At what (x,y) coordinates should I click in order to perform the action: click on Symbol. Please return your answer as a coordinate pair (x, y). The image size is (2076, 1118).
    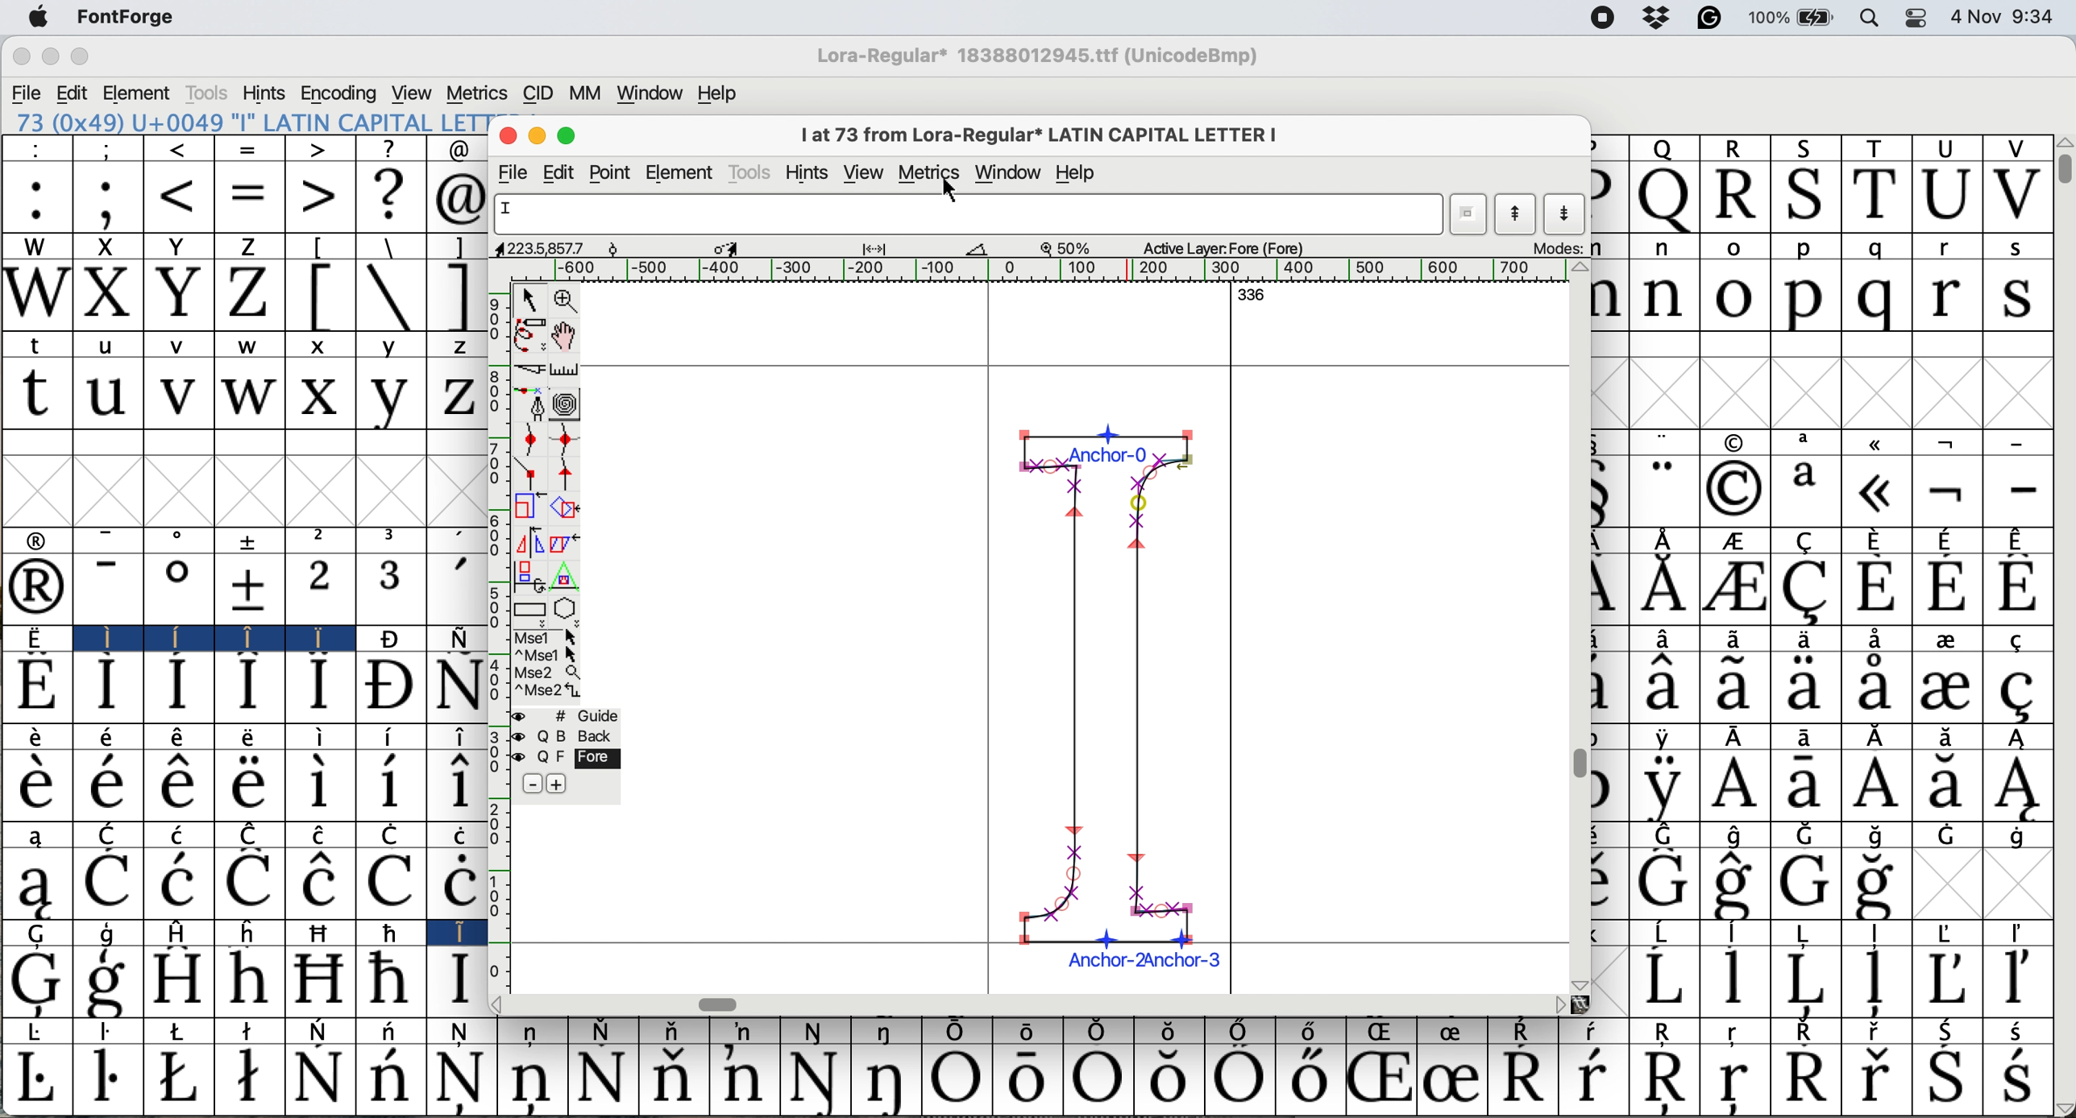
    Looking at the image, I should click on (1741, 933).